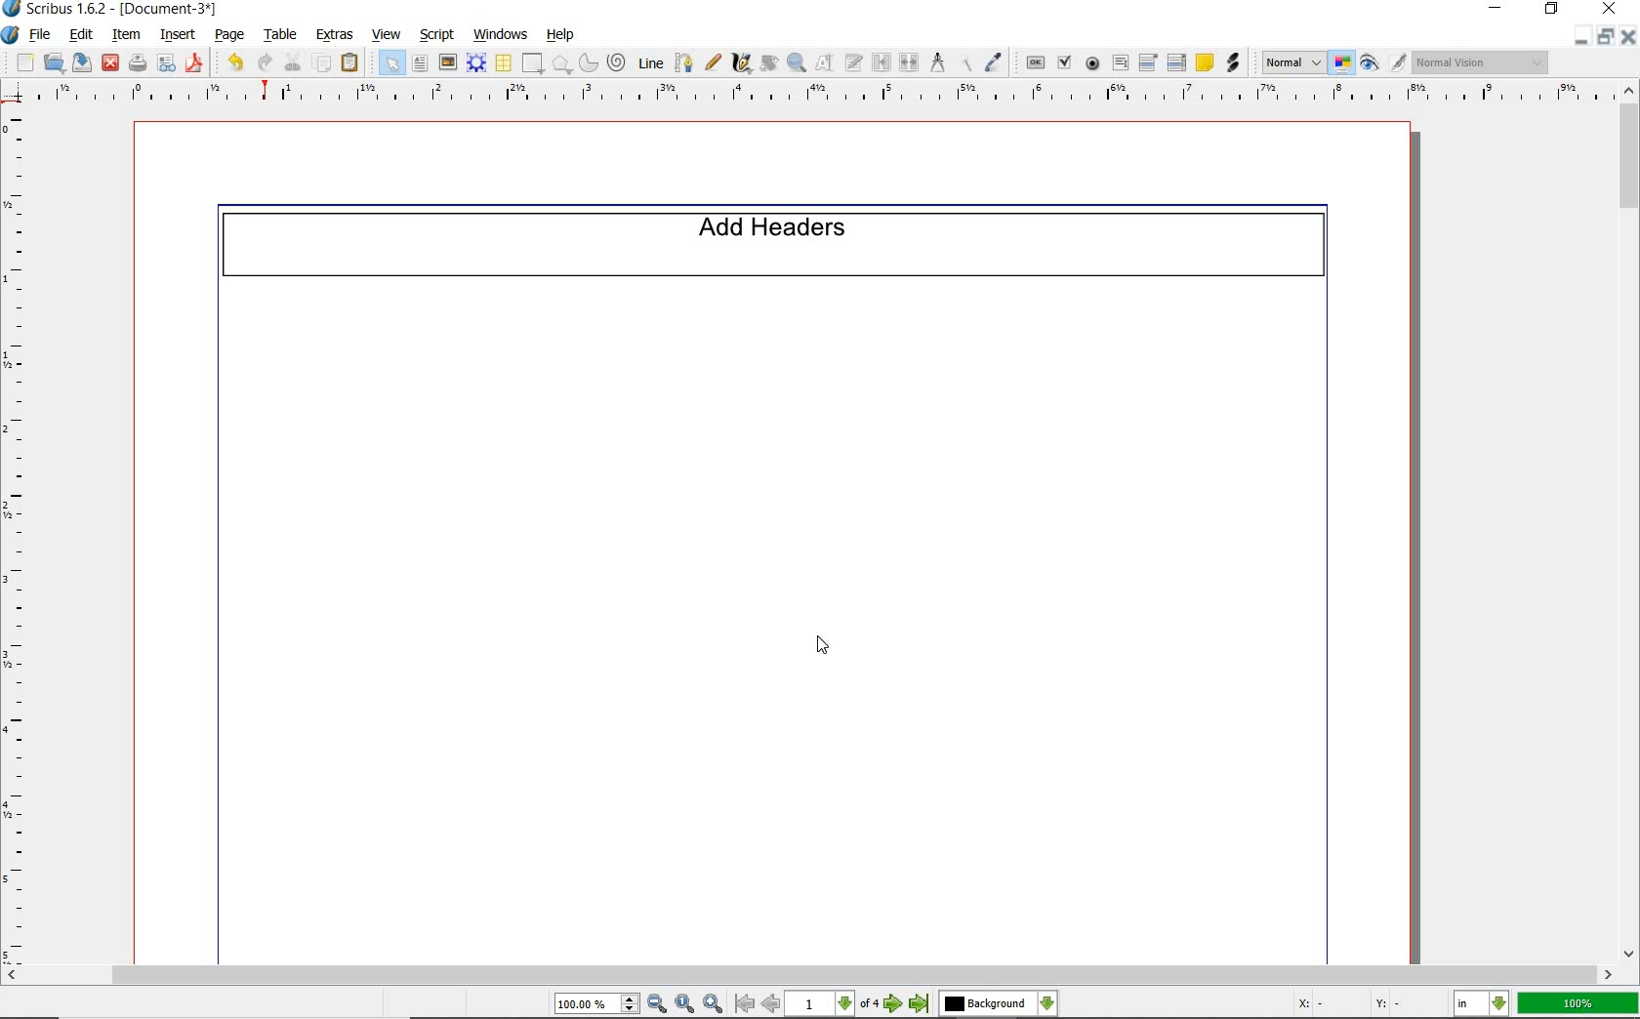 The width and height of the screenshot is (1640, 1019). I want to click on zoom in or zoom out, so click(796, 62).